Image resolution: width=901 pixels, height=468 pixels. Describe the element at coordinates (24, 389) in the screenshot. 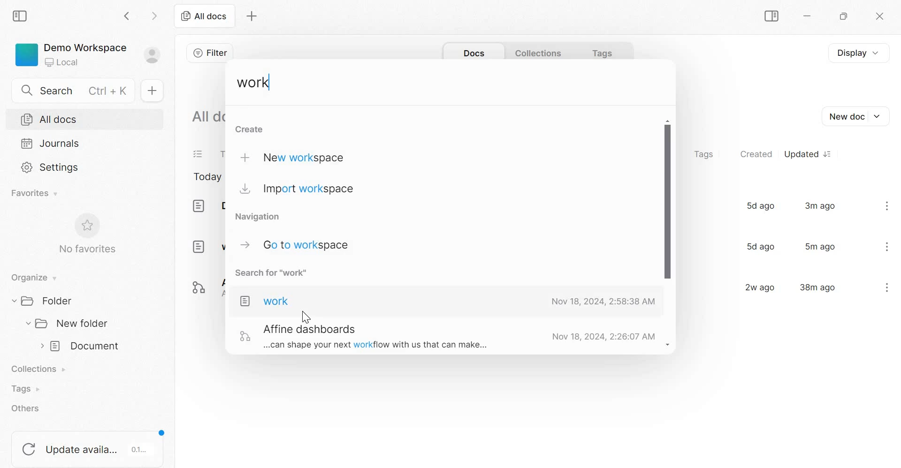

I see `Tags` at that location.